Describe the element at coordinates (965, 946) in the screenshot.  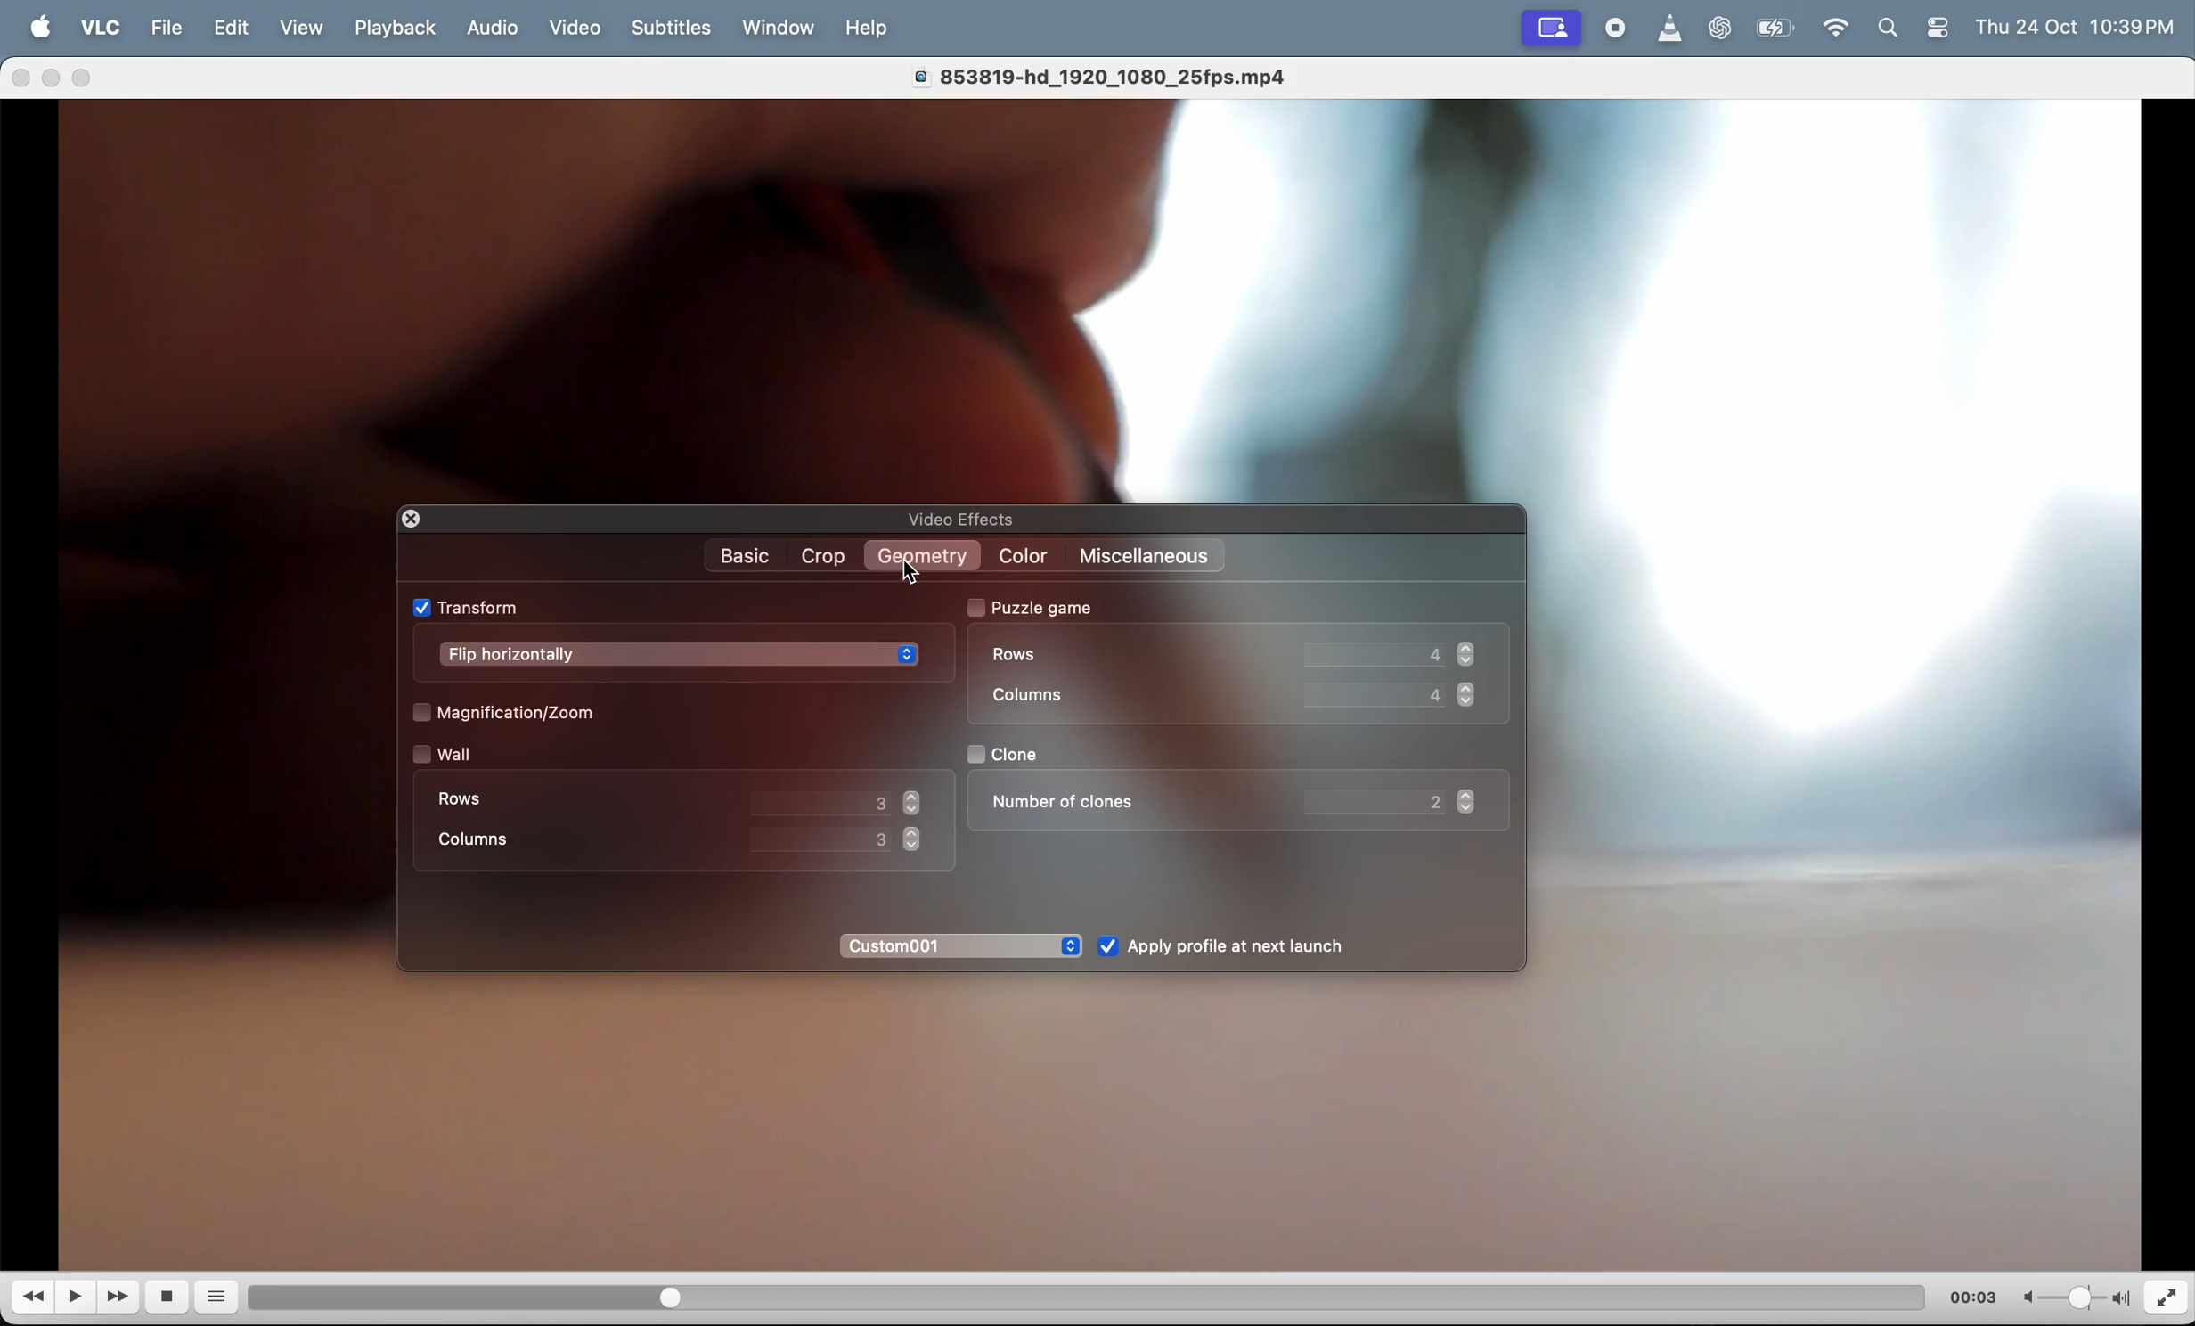
I see `custom 01` at that location.